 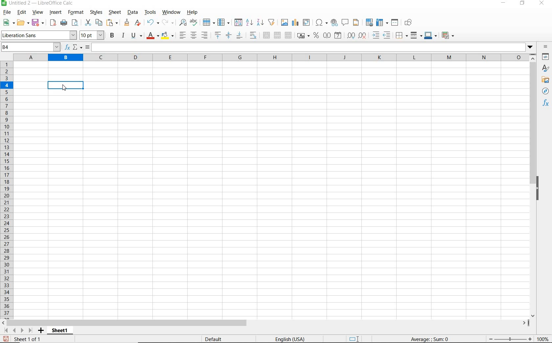 I want to click on insert, so click(x=56, y=12).